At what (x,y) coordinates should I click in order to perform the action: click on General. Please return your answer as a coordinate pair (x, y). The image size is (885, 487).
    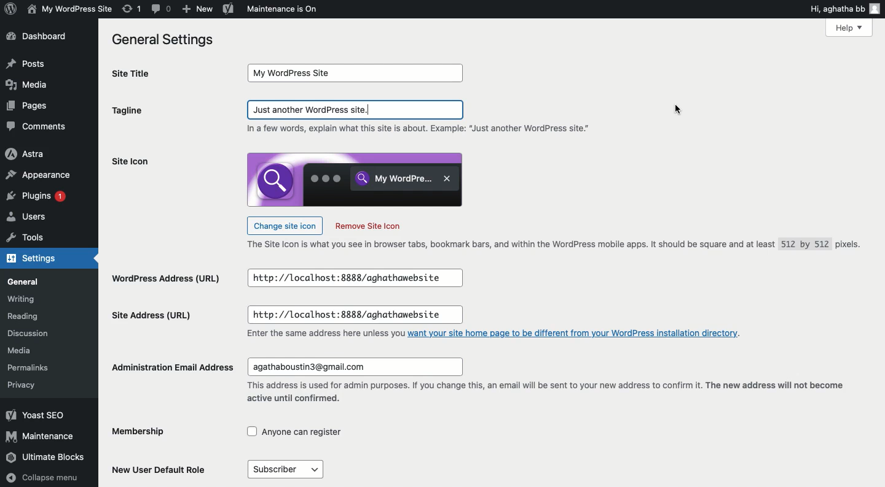
    Looking at the image, I should click on (26, 282).